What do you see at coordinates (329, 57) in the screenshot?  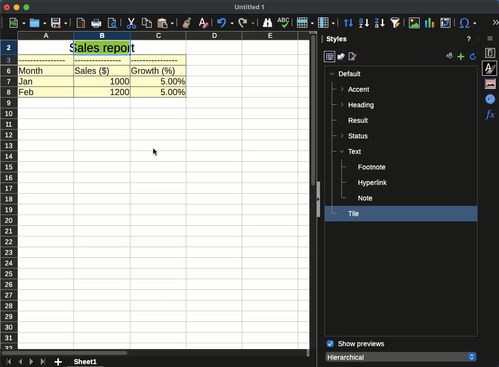 I see `cell styles` at bounding box center [329, 57].